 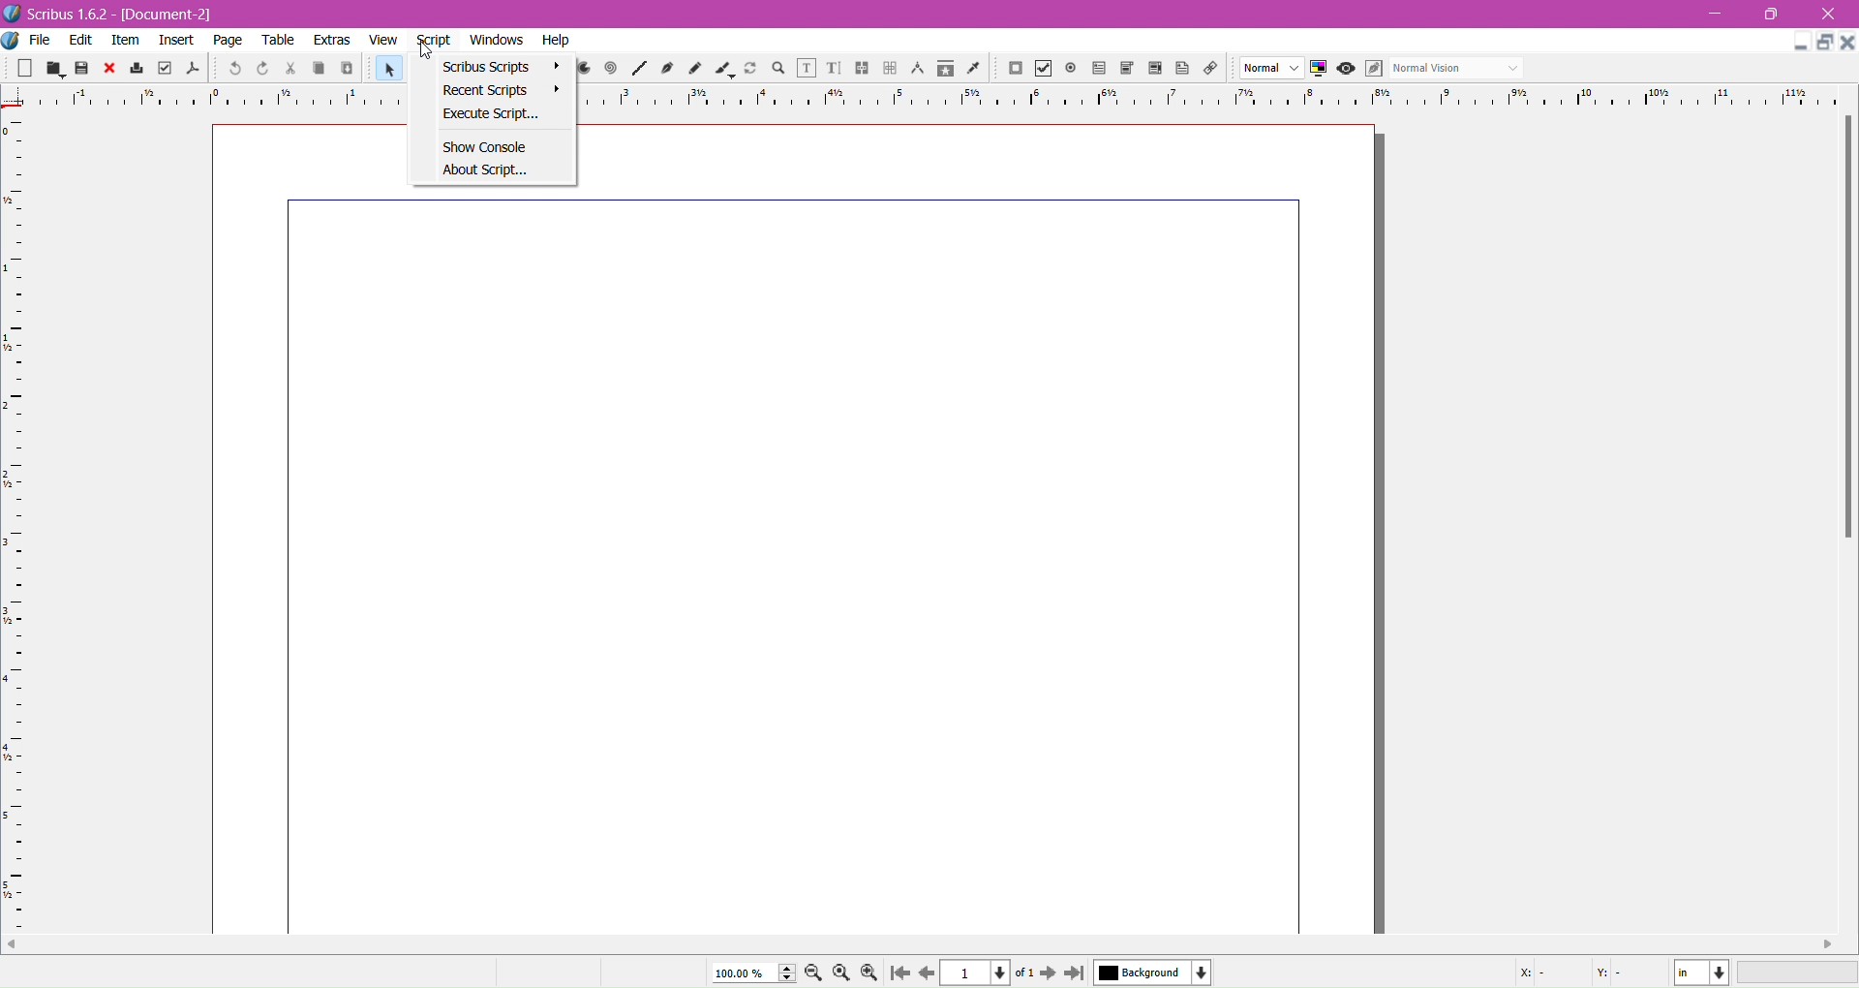 What do you see at coordinates (137, 69) in the screenshot?
I see `Print` at bounding box center [137, 69].